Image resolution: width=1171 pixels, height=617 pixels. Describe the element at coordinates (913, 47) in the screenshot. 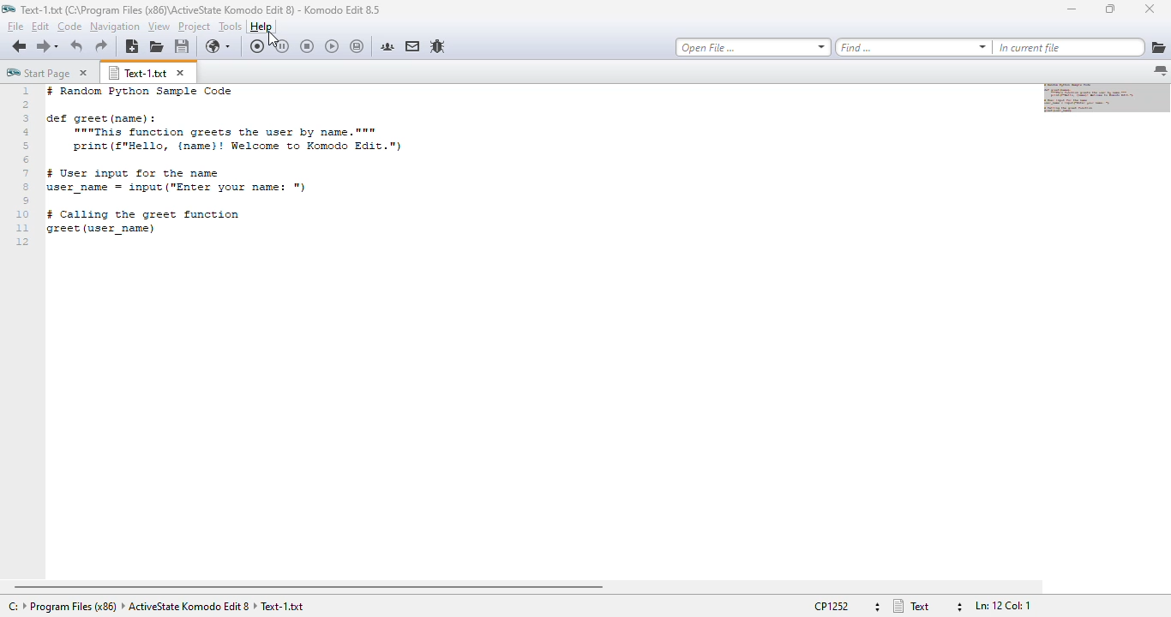

I see `find` at that location.